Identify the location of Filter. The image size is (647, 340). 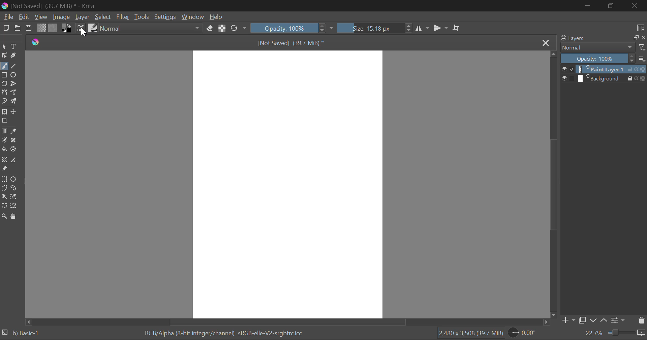
(123, 17).